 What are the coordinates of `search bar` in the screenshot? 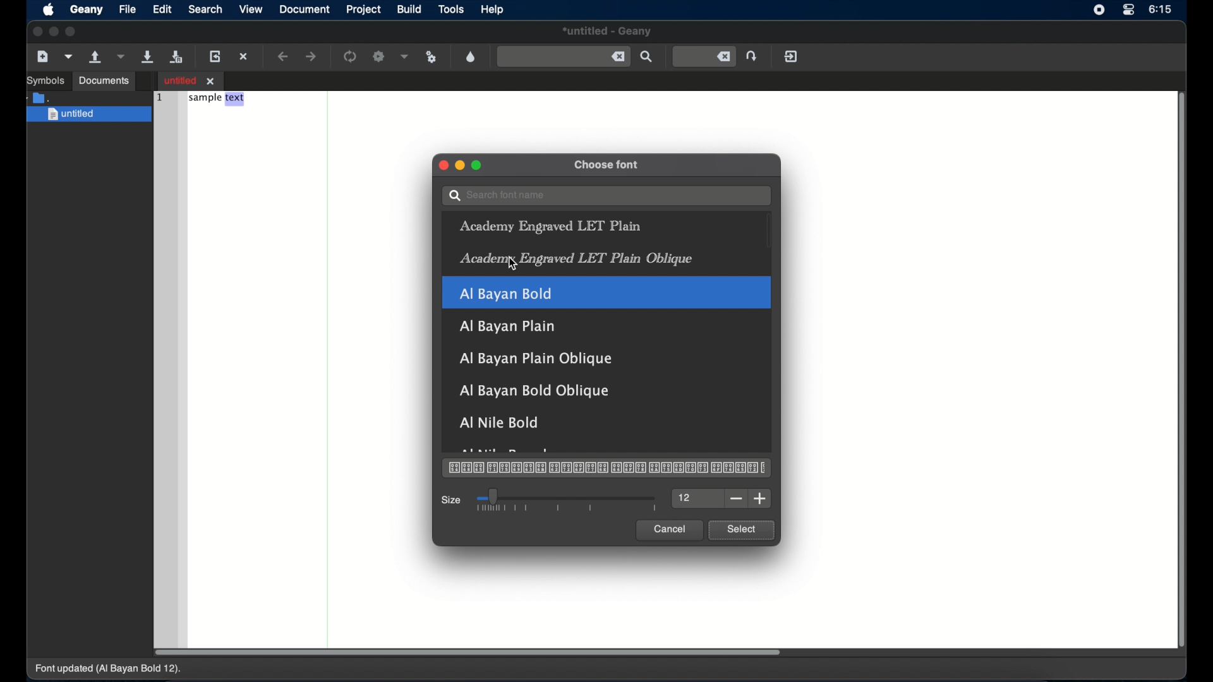 It's located at (606, 196).